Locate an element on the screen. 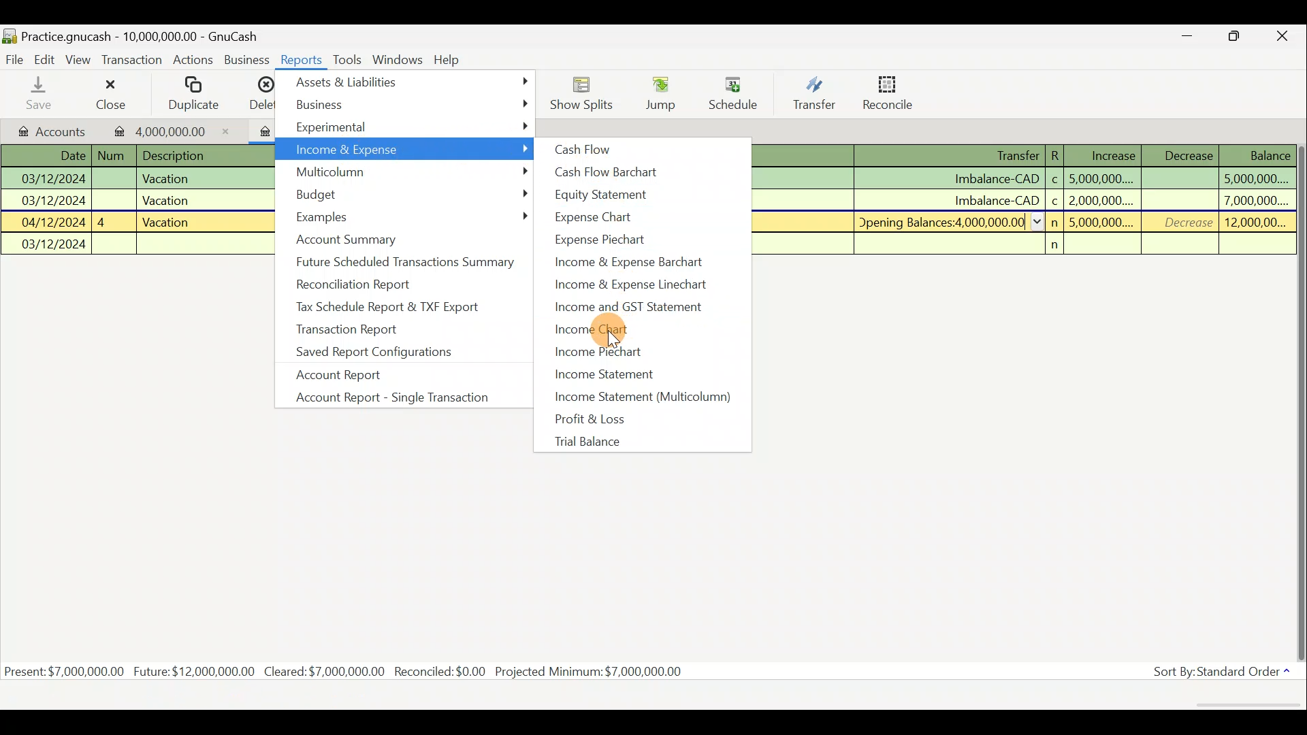 The height and width of the screenshot is (735, 1307). Expense chart is located at coordinates (603, 215).